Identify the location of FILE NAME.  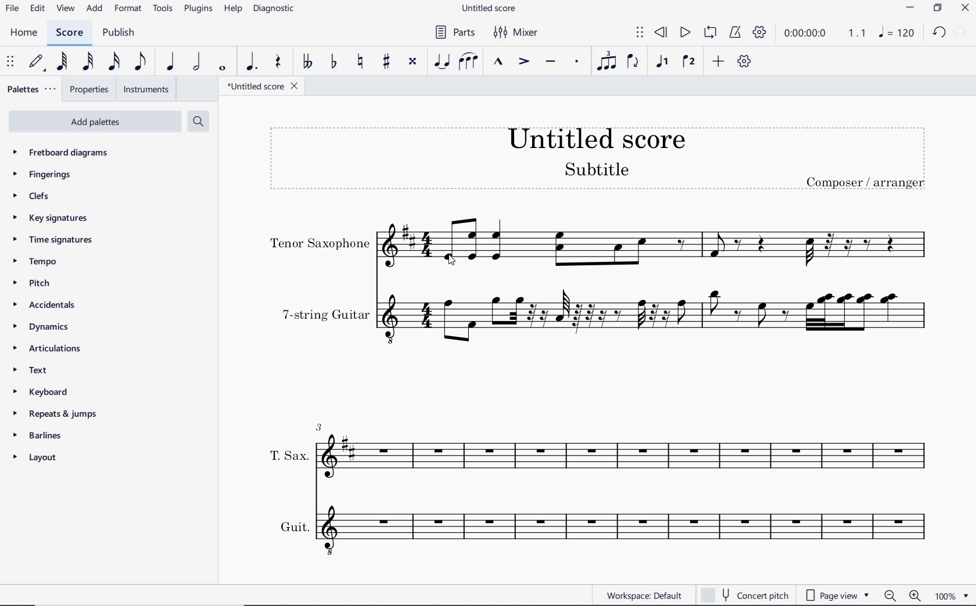
(491, 8).